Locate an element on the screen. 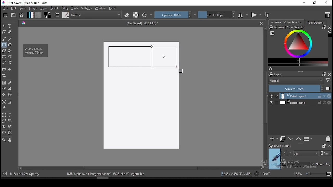 This screenshot has height=187, width=333. reload original preset is located at coordinates (147, 15).